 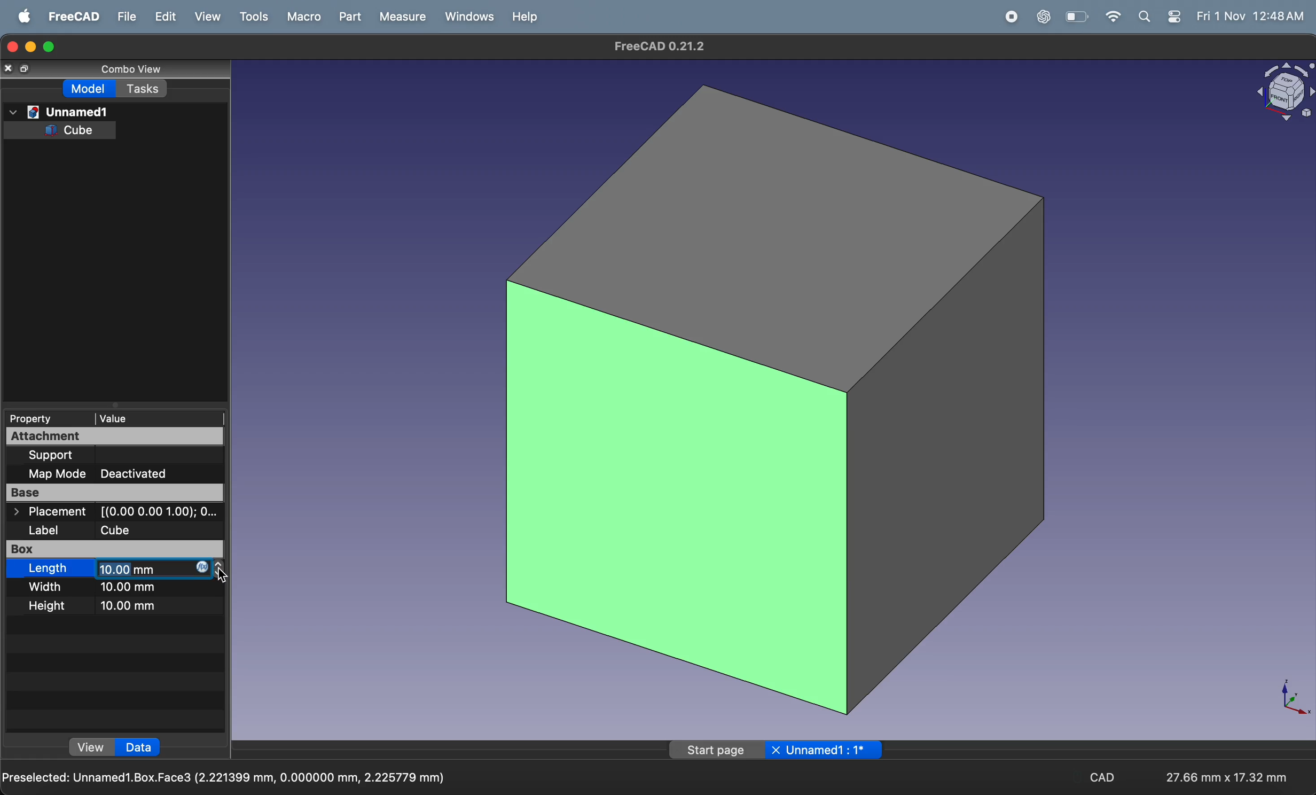 What do you see at coordinates (61, 455) in the screenshot?
I see `support` at bounding box center [61, 455].